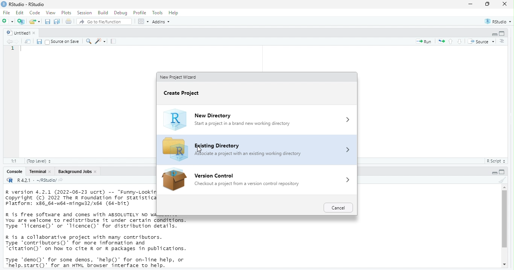 The width and height of the screenshot is (514, 270). What do you see at coordinates (15, 32) in the screenshot?
I see `untitled` at bounding box center [15, 32].